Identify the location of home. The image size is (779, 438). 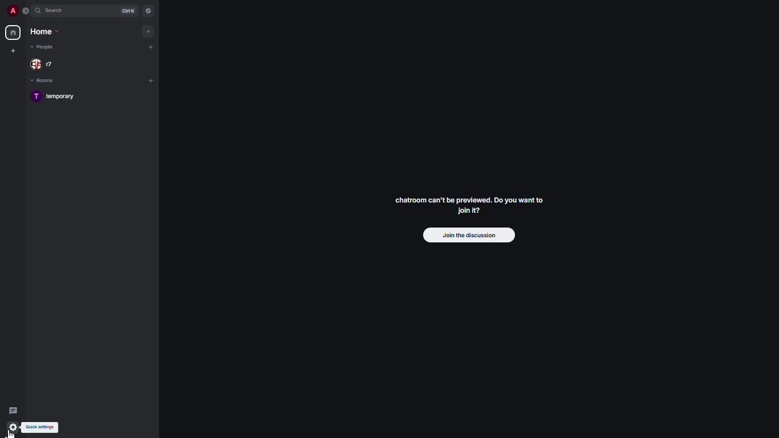
(47, 31).